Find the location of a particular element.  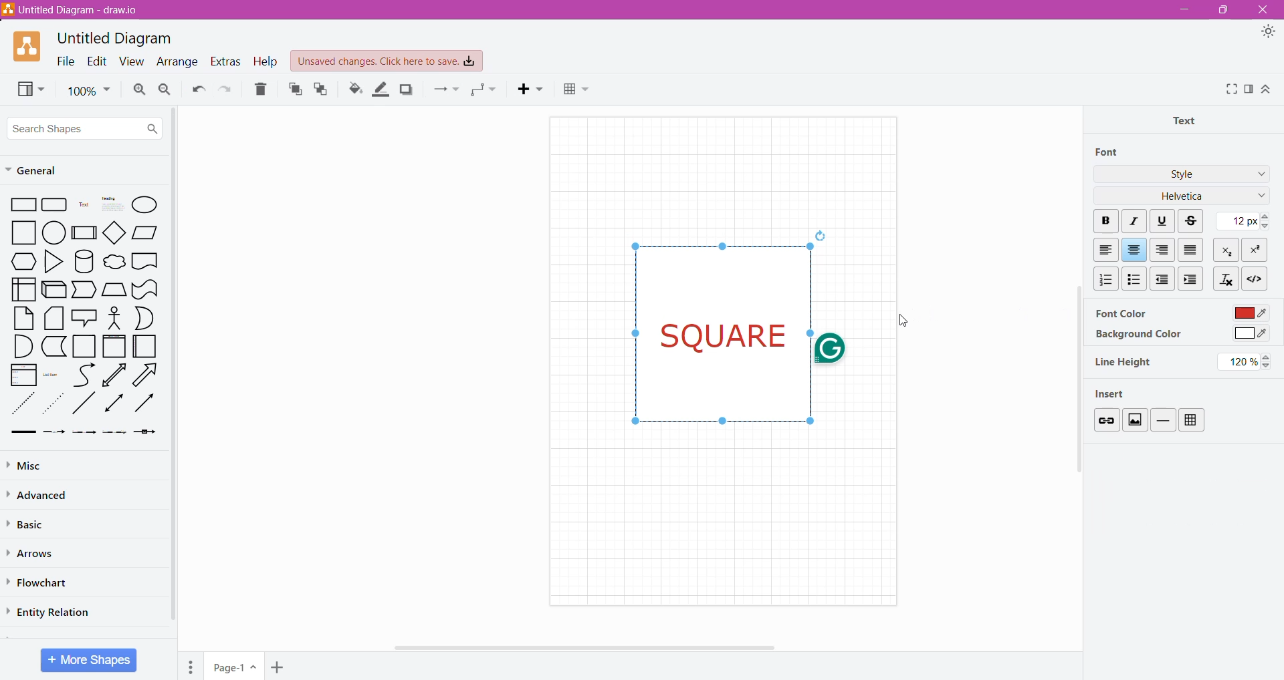

Folded Paper  is located at coordinates (146, 347).